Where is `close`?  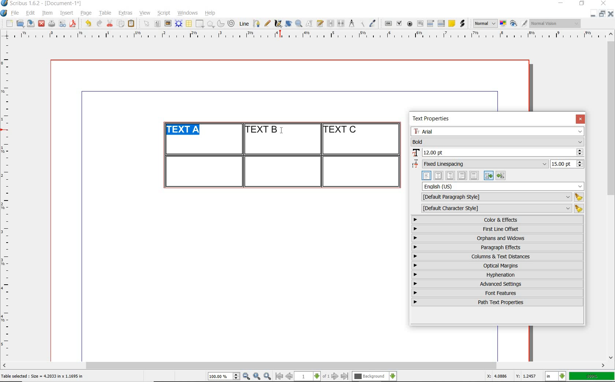
close is located at coordinates (41, 24).